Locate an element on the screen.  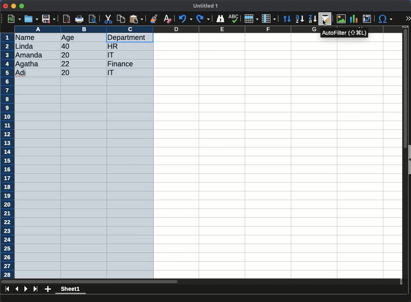
close is located at coordinates (6, 6).